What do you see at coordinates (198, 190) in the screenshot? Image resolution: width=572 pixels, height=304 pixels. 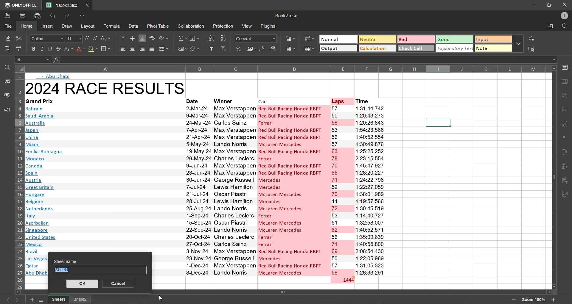 I see `date` at bounding box center [198, 190].